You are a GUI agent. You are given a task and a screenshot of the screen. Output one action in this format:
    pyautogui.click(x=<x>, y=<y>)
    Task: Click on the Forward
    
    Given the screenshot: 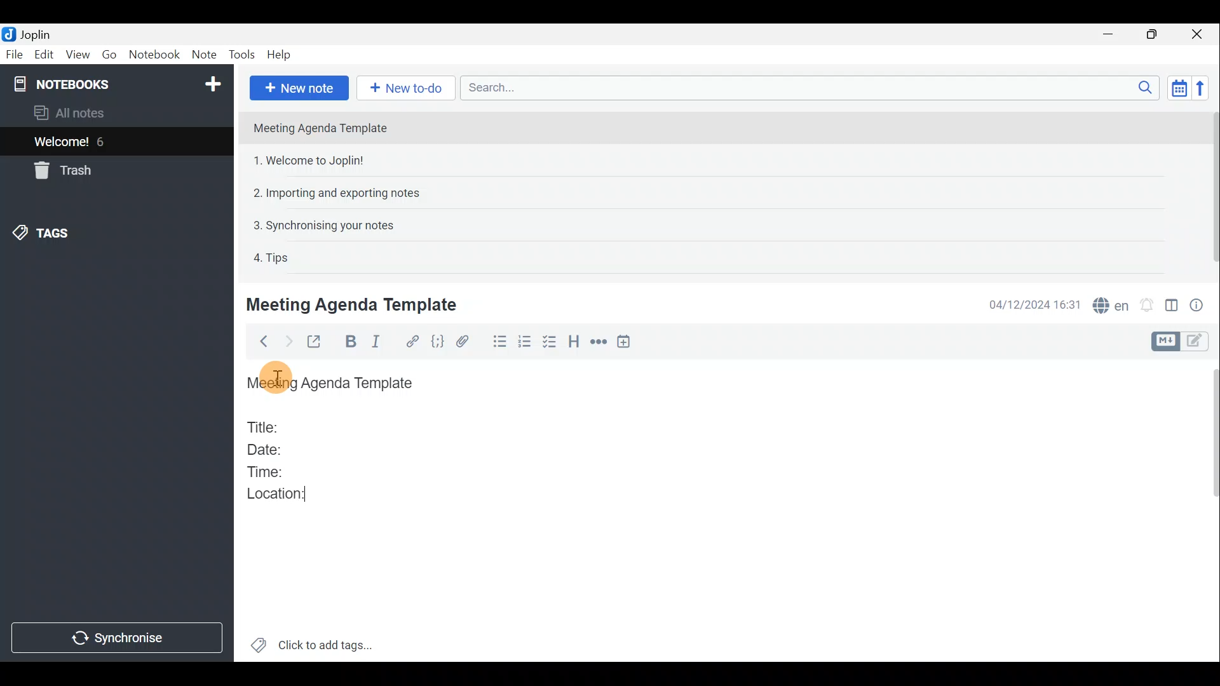 What is the action you would take?
    pyautogui.click(x=287, y=341)
    